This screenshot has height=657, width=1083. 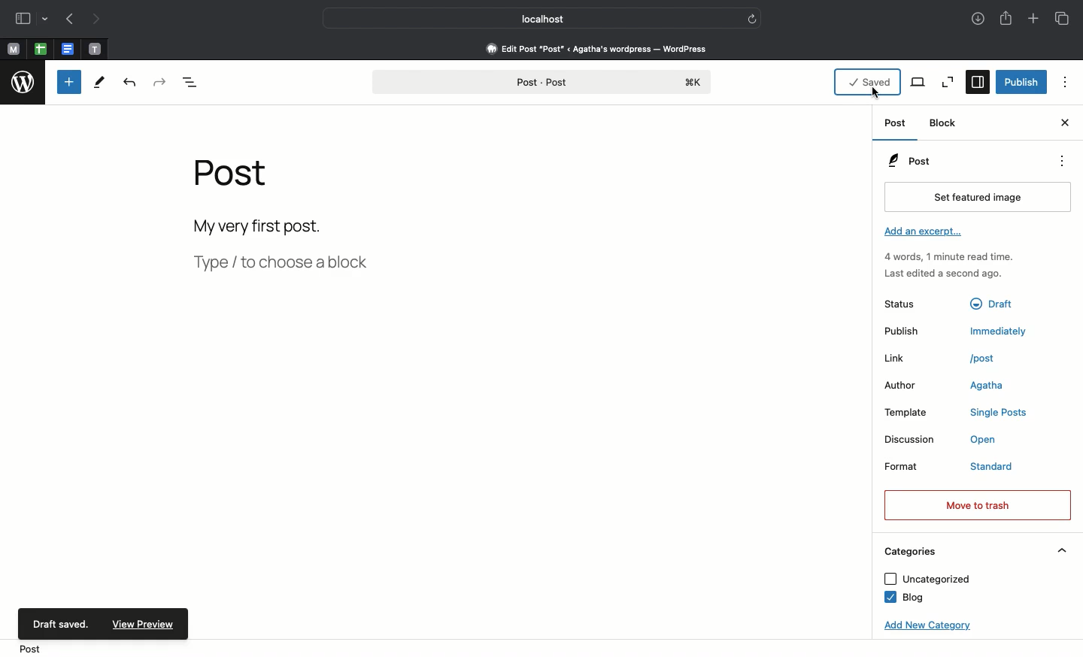 What do you see at coordinates (41, 49) in the screenshot?
I see `spread sheet` at bounding box center [41, 49].